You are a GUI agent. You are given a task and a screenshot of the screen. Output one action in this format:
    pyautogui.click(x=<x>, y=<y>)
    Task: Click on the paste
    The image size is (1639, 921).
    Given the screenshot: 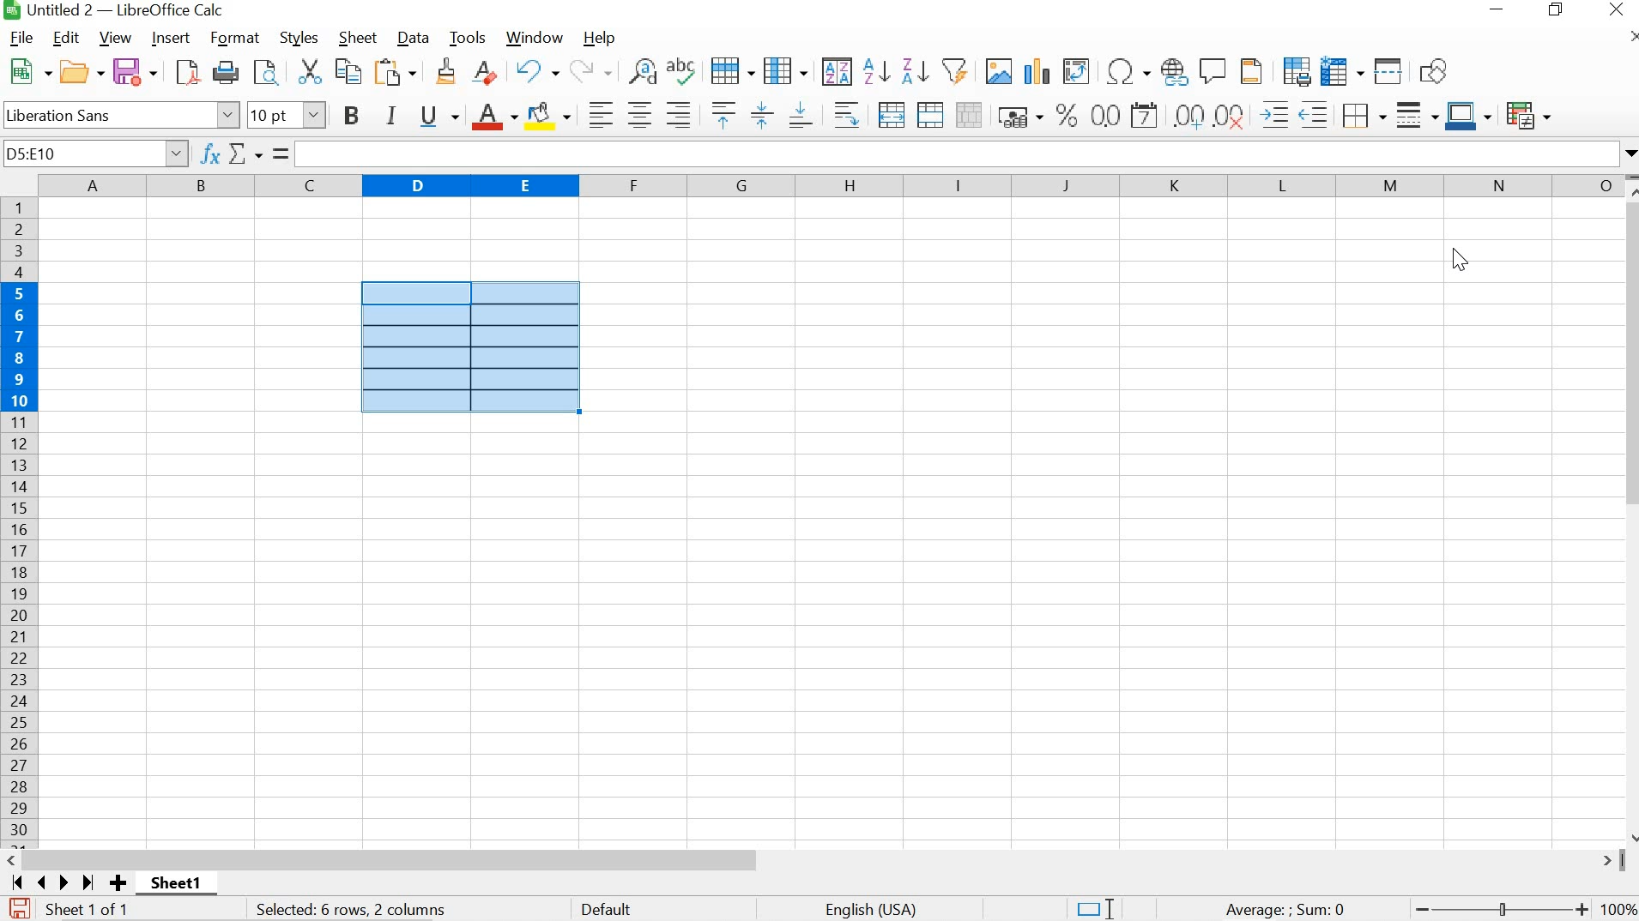 What is the action you would take?
    pyautogui.click(x=397, y=70)
    